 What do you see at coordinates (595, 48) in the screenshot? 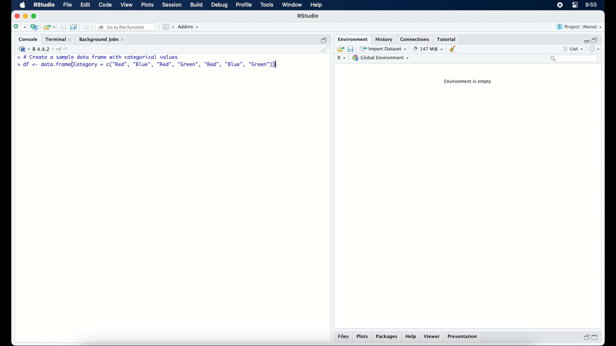
I see `refresh` at bounding box center [595, 48].